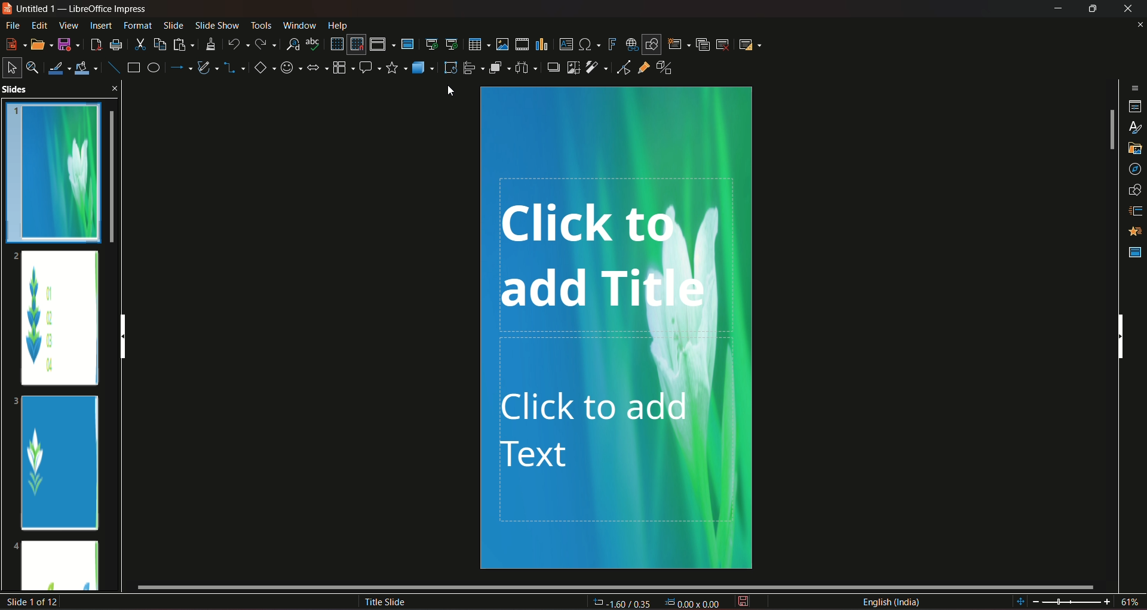  Describe the element at coordinates (1056, 10) in the screenshot. I see `minimize` at that location.